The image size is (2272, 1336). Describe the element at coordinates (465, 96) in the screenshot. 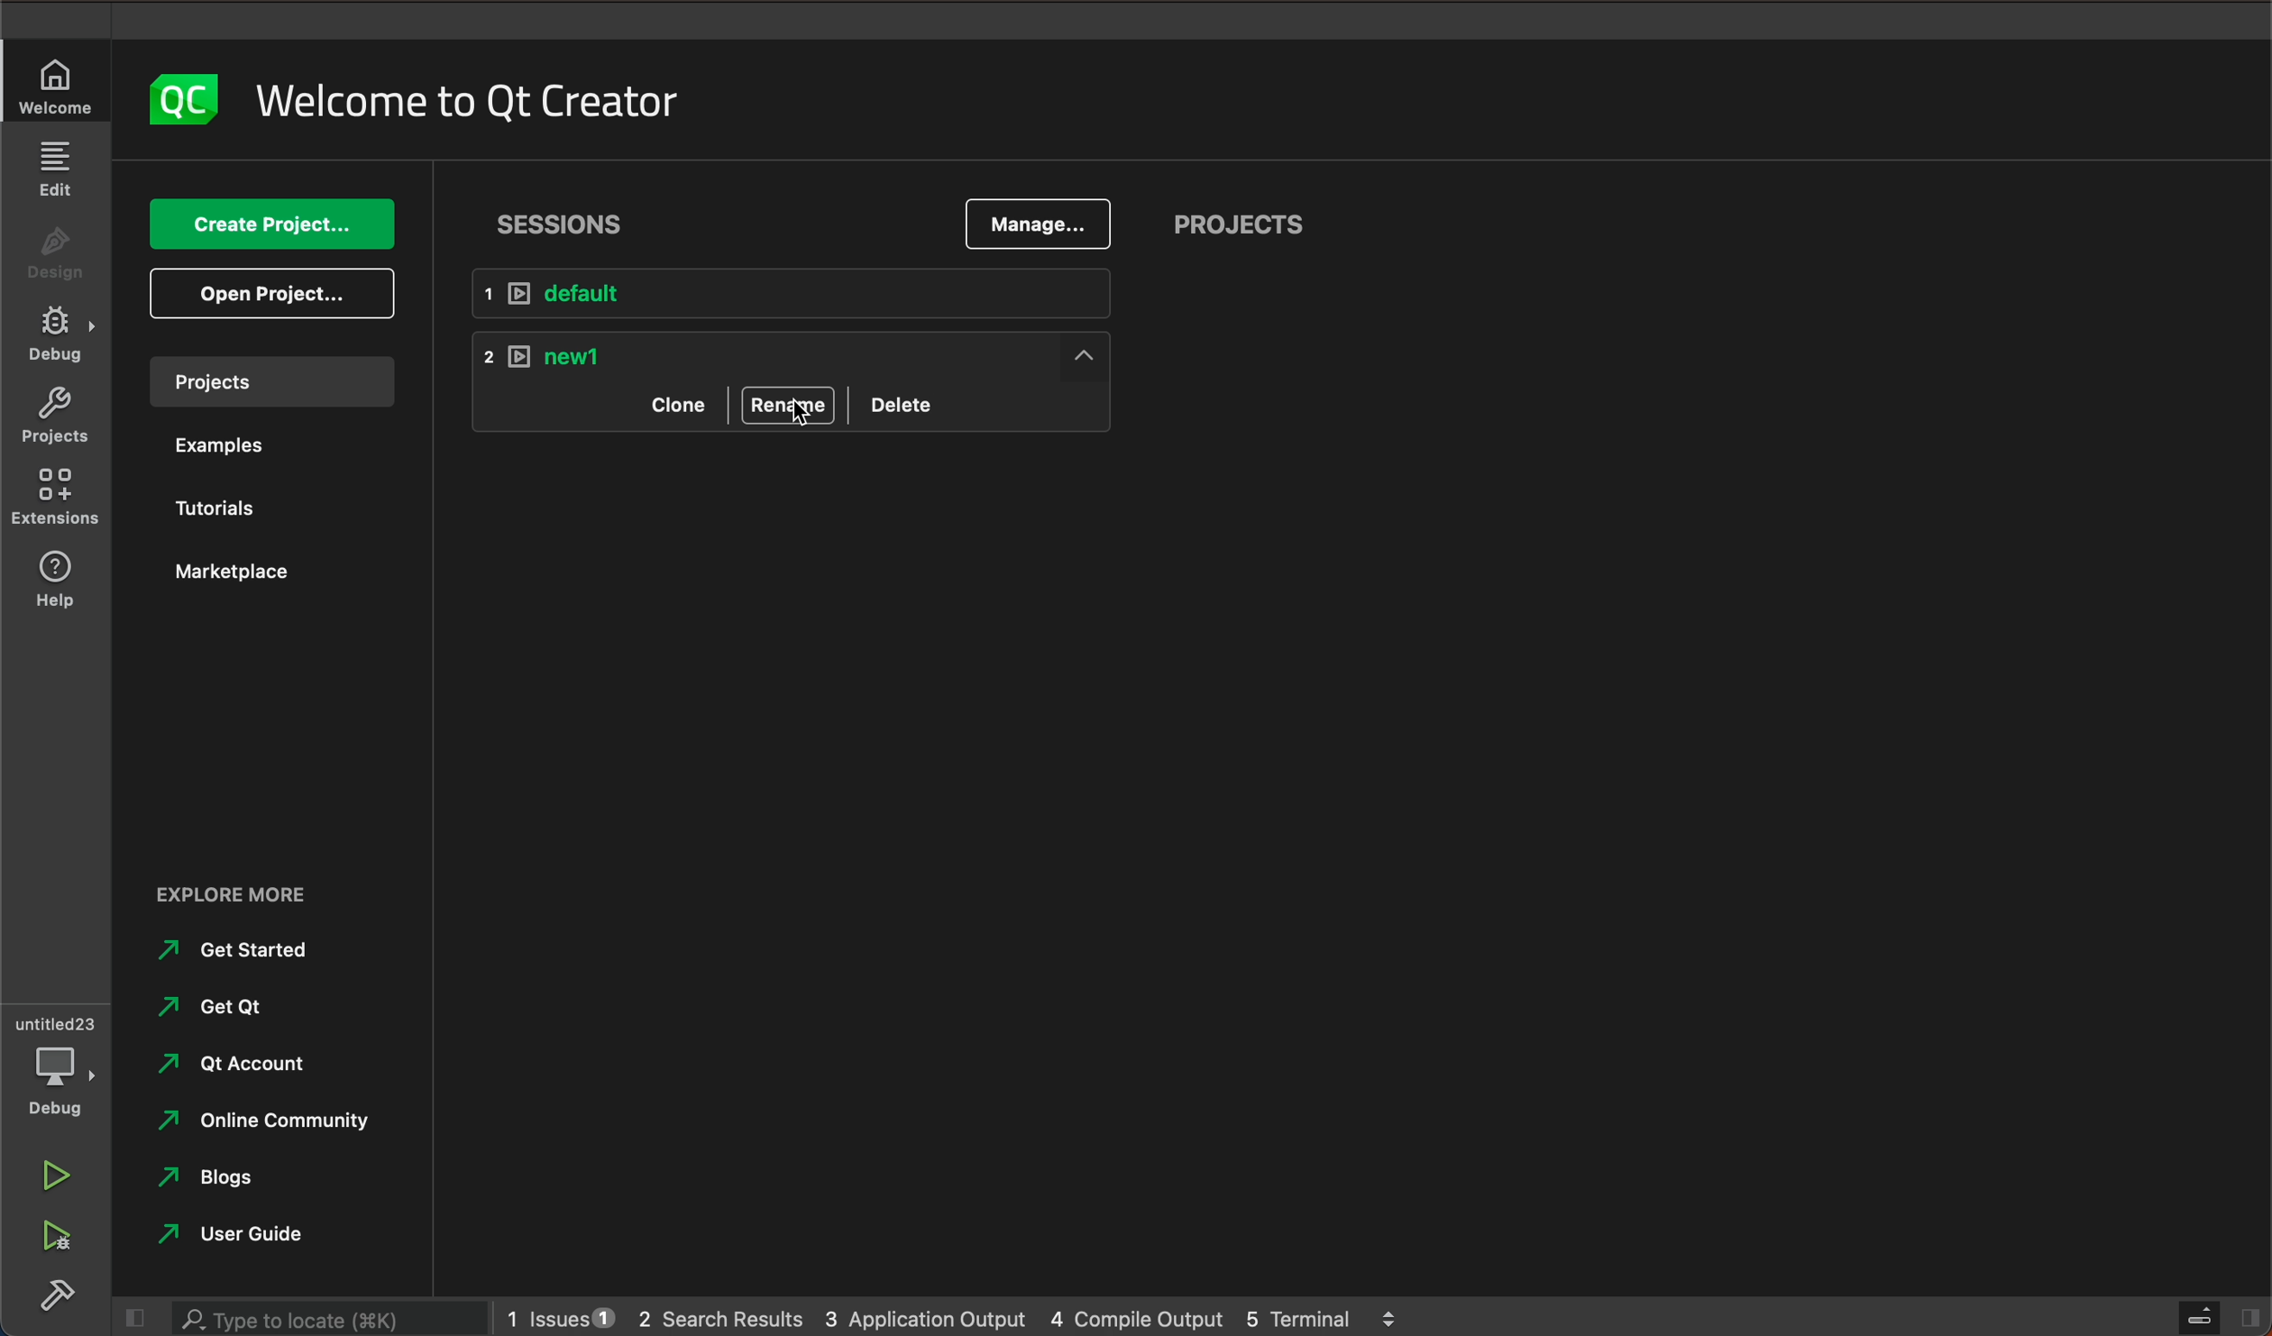

I see `welcome` at that location.